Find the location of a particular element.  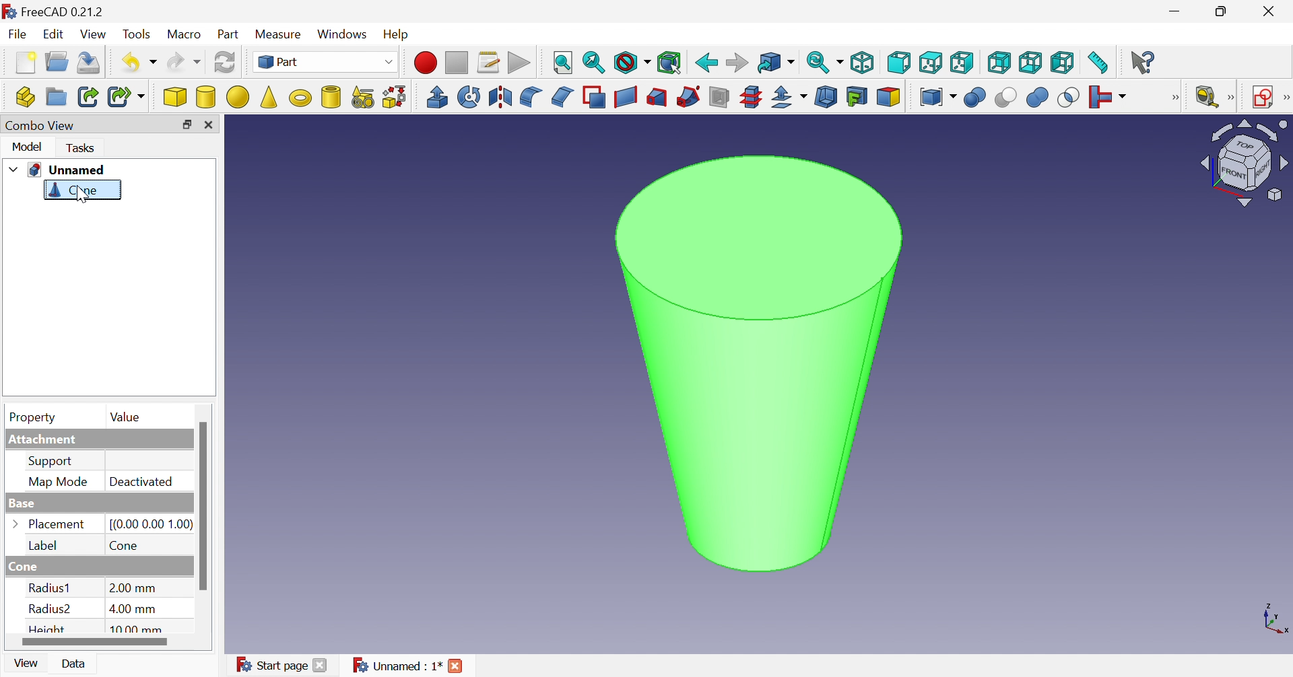

Union is located at coordinates (1039, 97).